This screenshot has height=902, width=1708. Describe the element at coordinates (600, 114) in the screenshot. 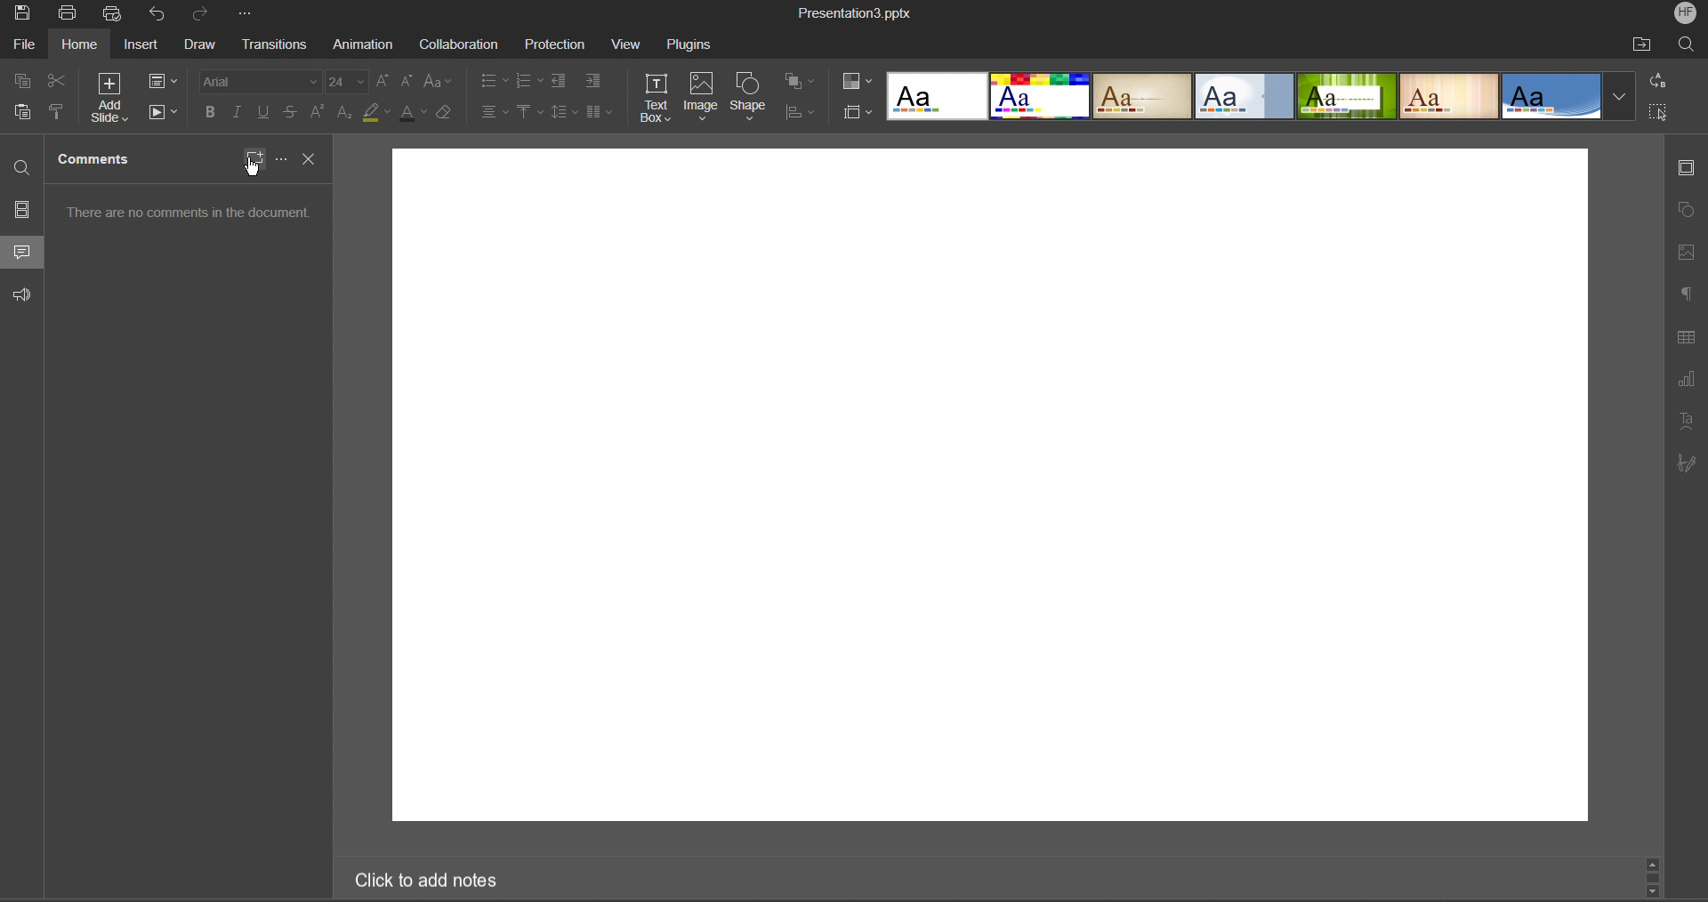

I see `Columns` at that location.